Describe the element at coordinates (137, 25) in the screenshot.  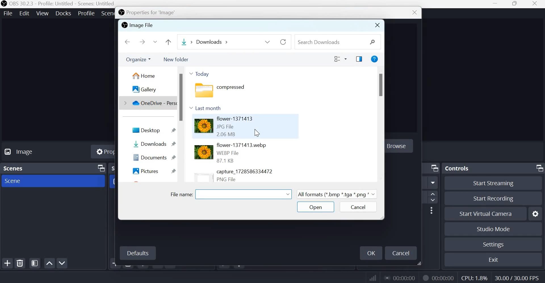
I see `Image file` at that location.